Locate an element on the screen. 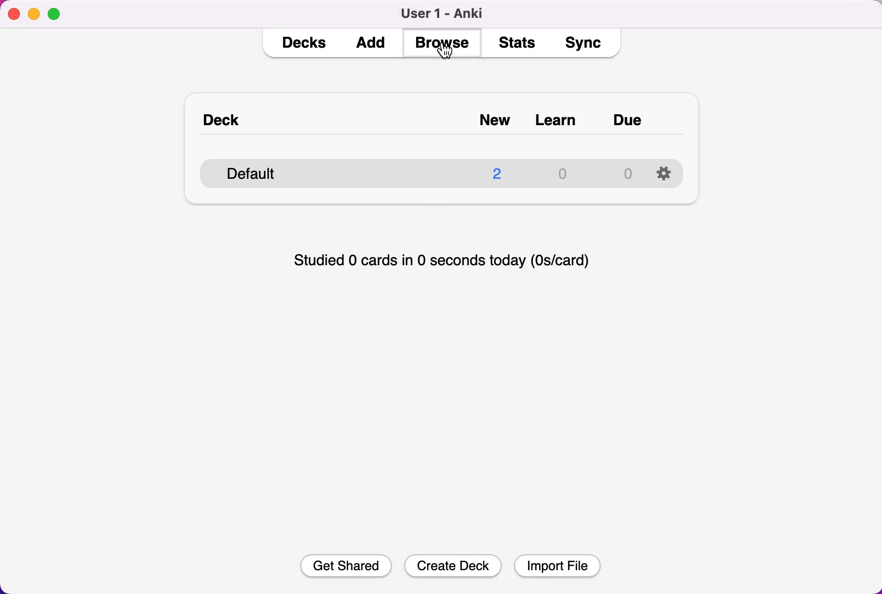  configuration is located at coordinates (666, 174).